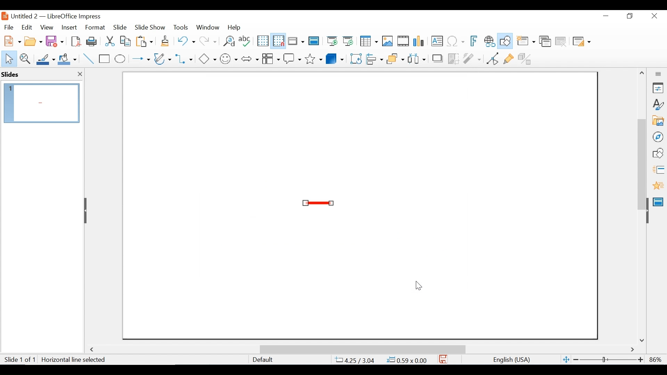  Describe the element at coordinates (475, 41) in the screenshot. I see `Insert Frontwork` at that location.